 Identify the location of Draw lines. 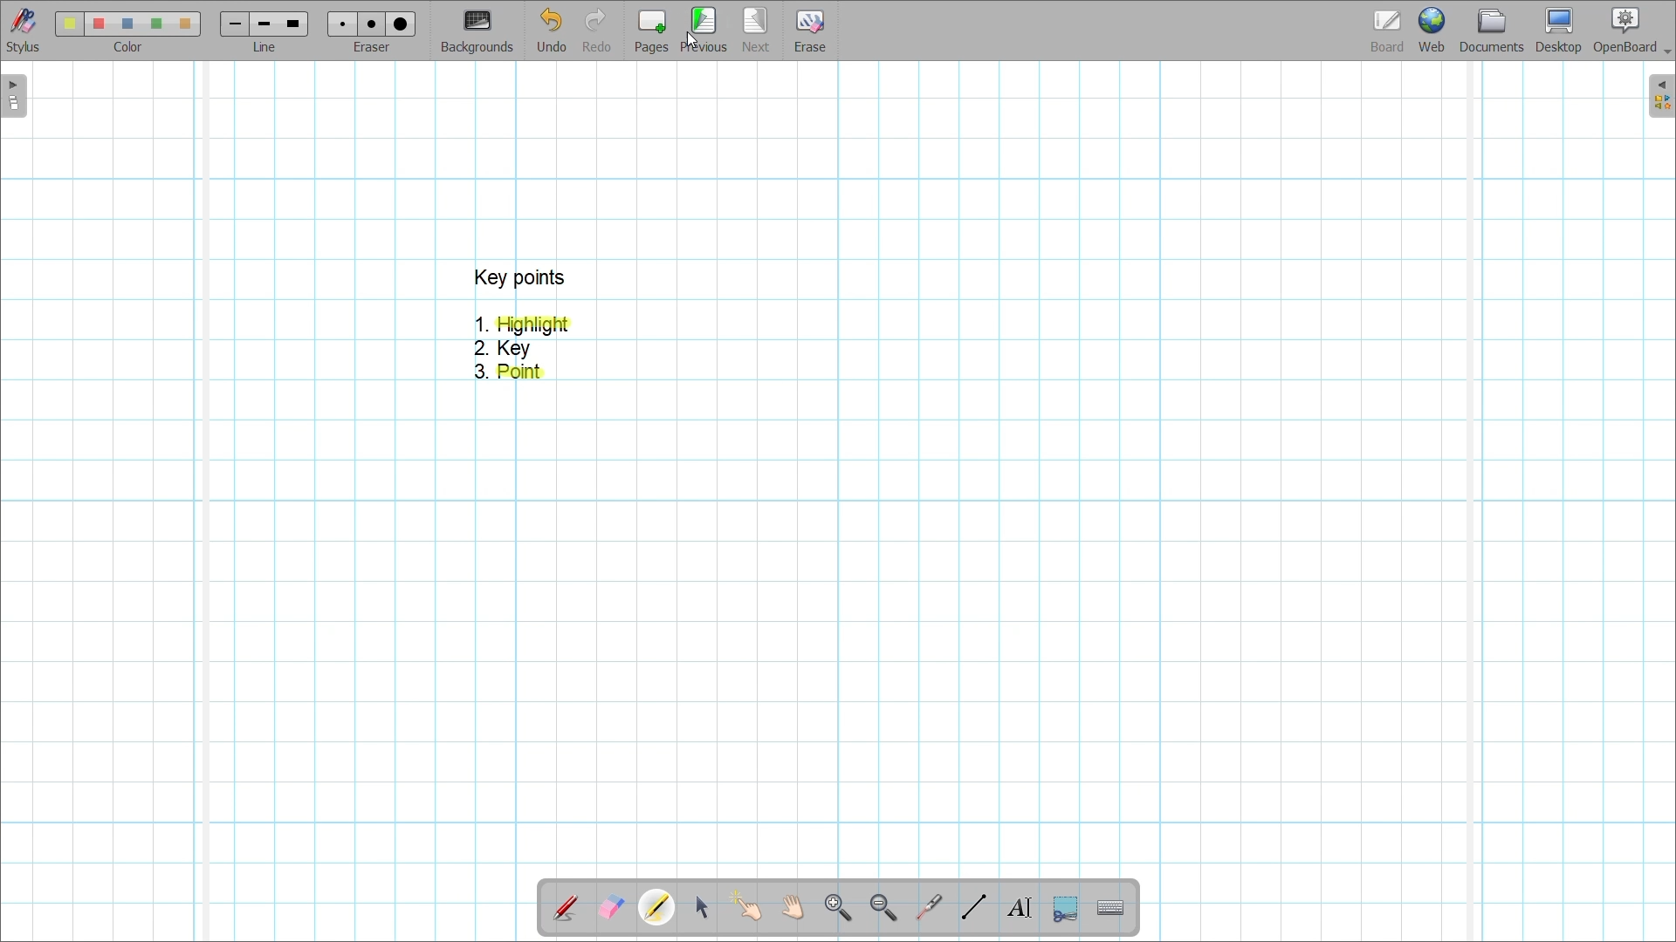
(973, 907).